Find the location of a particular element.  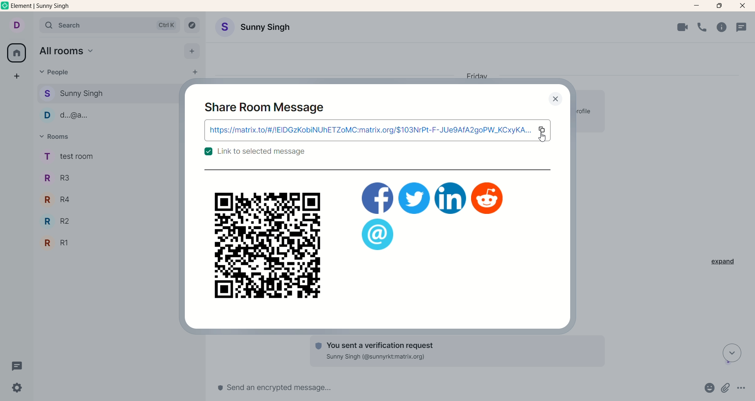

rooms is located at coordinates (56, 138).